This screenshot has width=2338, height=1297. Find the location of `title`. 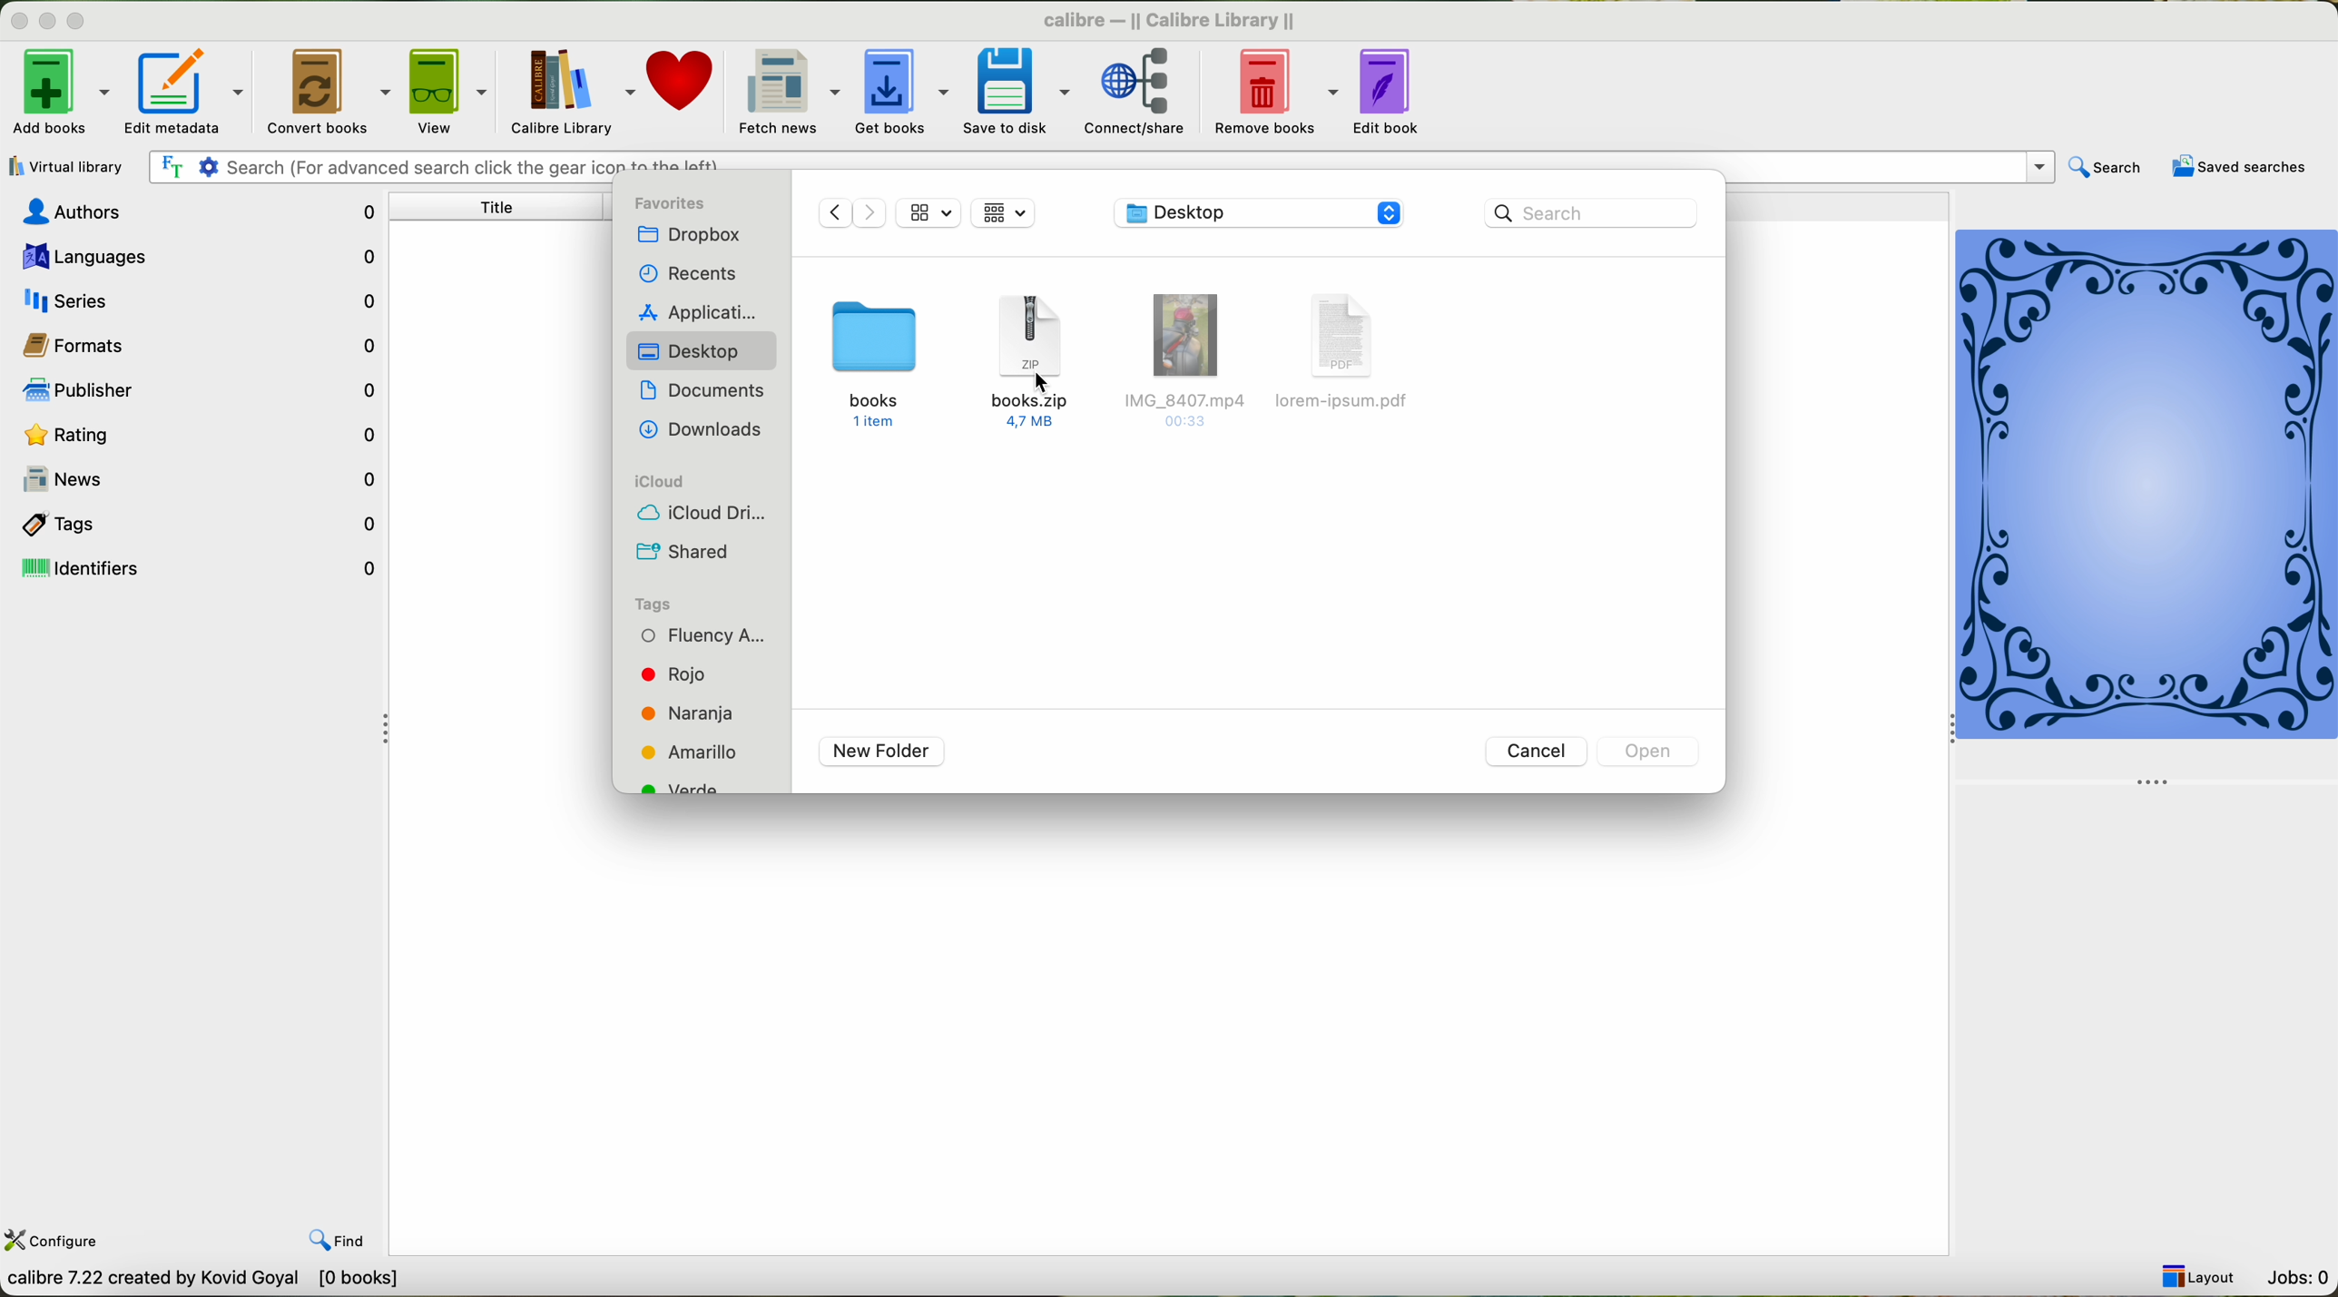

title is located at coordinates (504, 209).